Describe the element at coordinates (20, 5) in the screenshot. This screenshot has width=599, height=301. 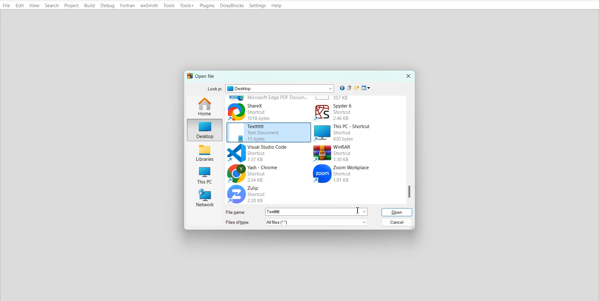
I see `Edit` at that location.